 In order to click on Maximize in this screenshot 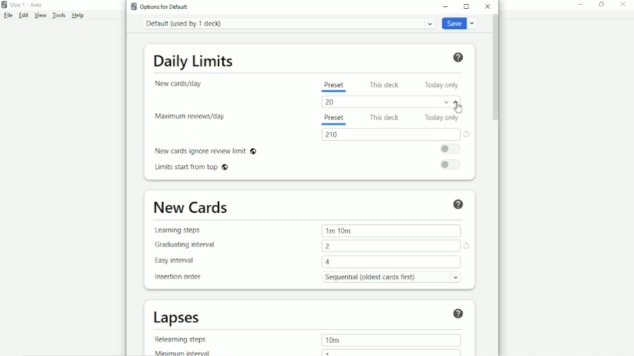, I will do `click(466, 7)`.